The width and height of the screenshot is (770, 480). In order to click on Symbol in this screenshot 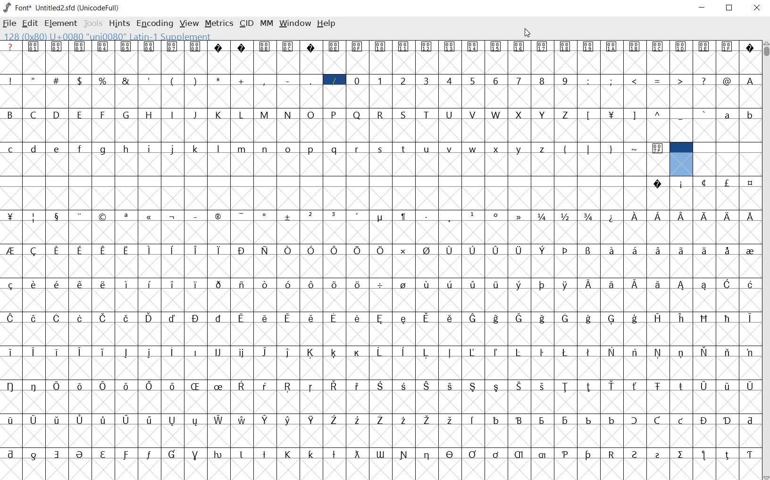, I will do `click(495, 386)`.